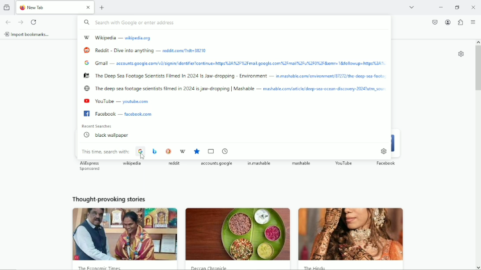  Describe the element at coordinates (141, 153) in the screenshot. I see `google` at that location.